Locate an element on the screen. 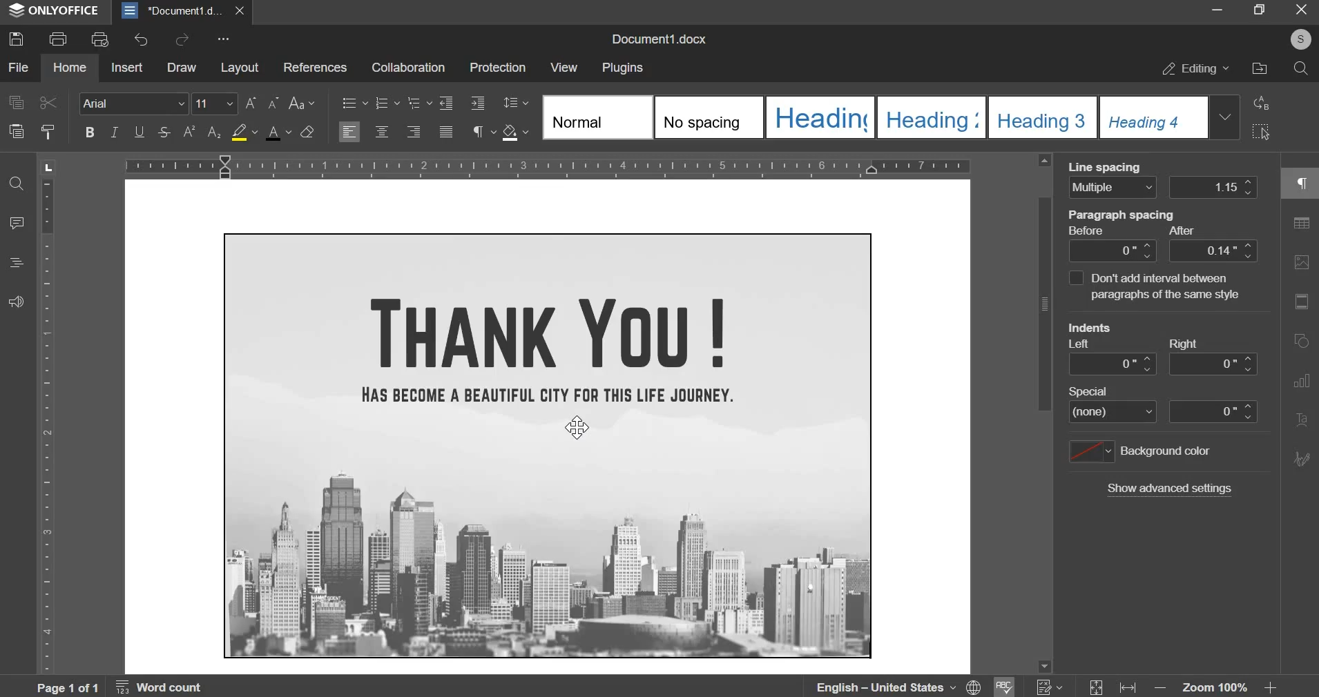 This screenshot has width=1319, height=697. Line spacing is located at coordinates (1107, 168).